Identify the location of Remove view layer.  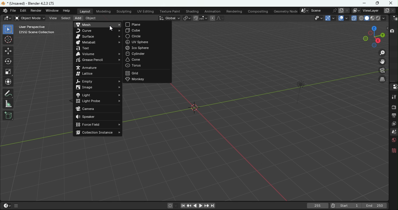
(393, 10).